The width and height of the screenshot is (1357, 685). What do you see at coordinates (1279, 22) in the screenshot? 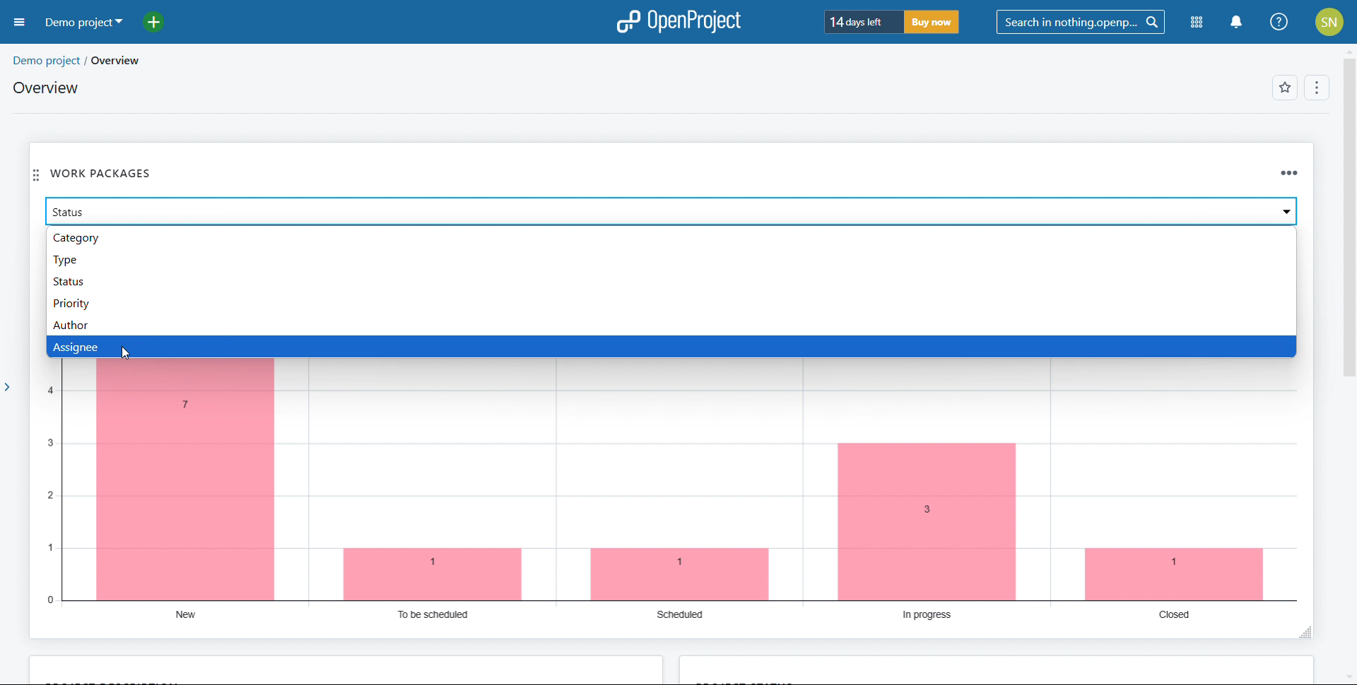
I see `help` at bounding box center [1279, 22].